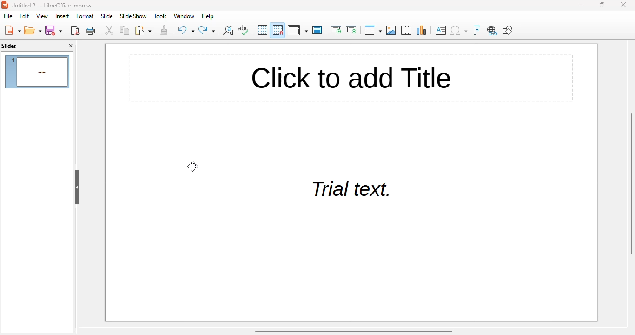  I want to click on new, so click(54, 31).